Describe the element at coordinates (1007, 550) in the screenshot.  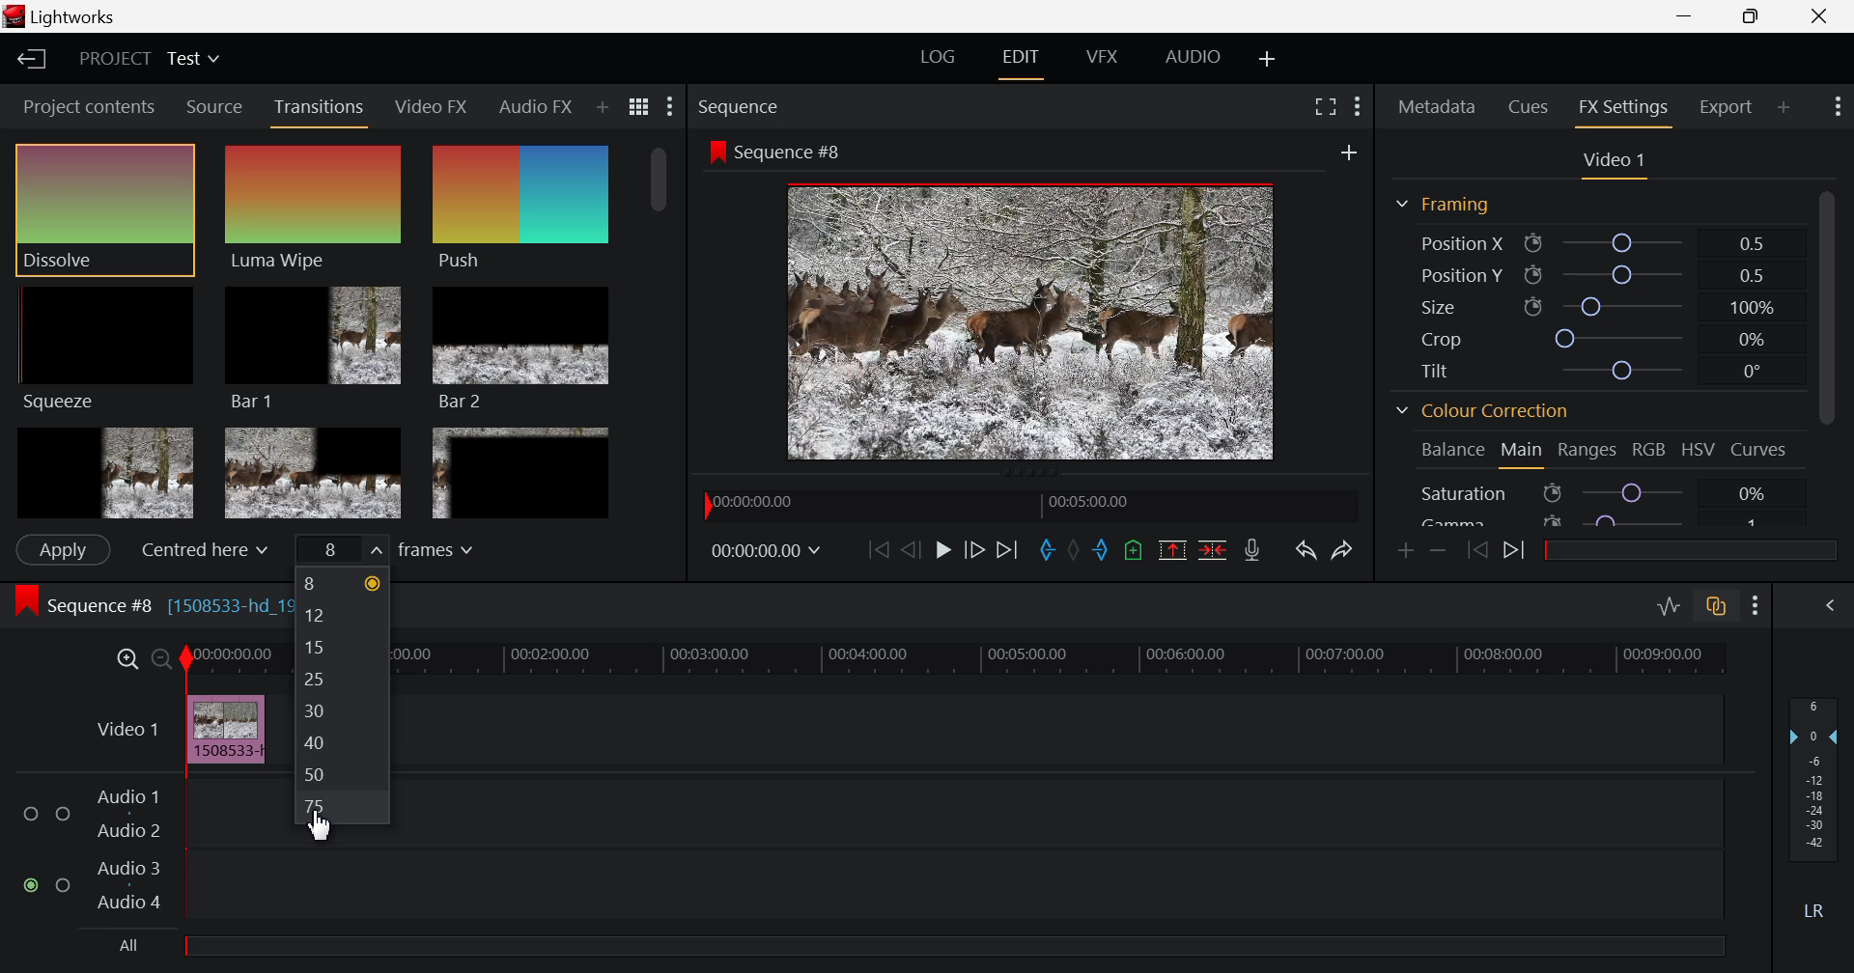
I see `To End` at that location.